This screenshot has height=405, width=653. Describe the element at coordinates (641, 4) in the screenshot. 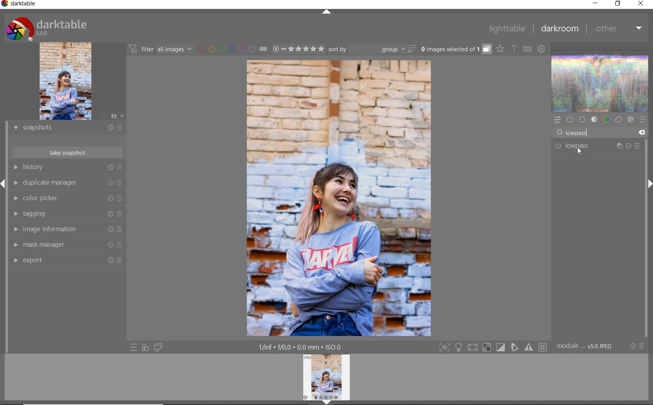

I see `close` at that location.